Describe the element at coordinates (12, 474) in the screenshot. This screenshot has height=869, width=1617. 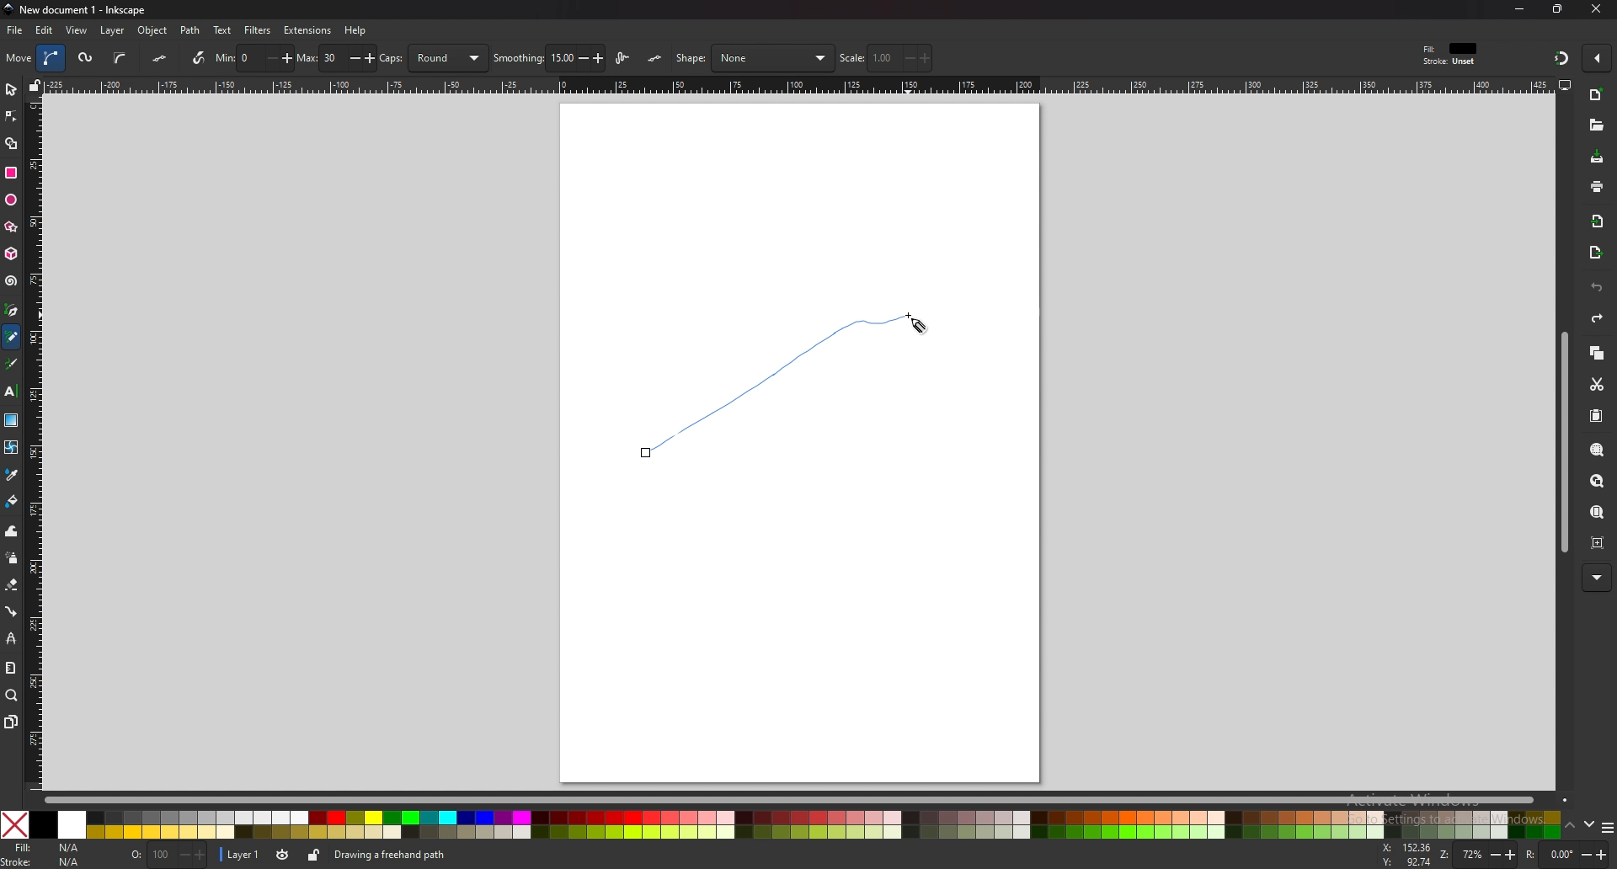
I see `color picker` at that location.